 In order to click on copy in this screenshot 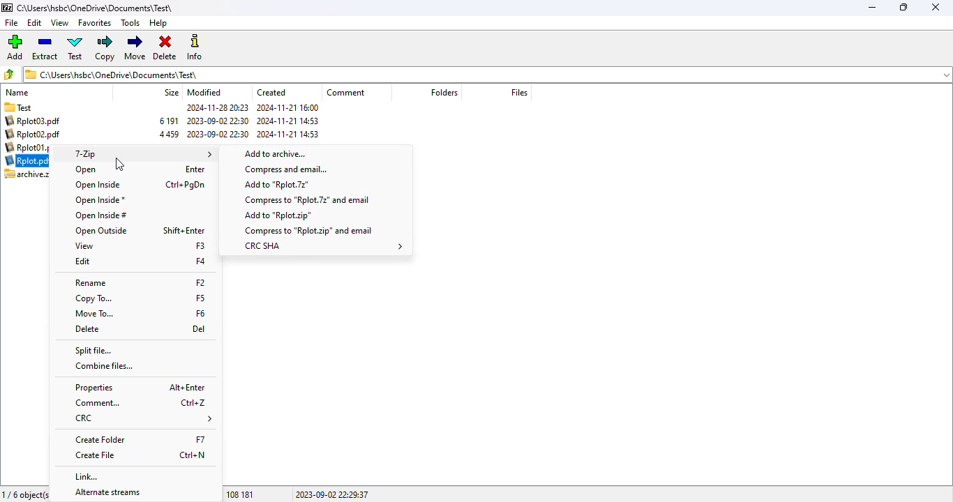, I will do `click(105, 49)`.